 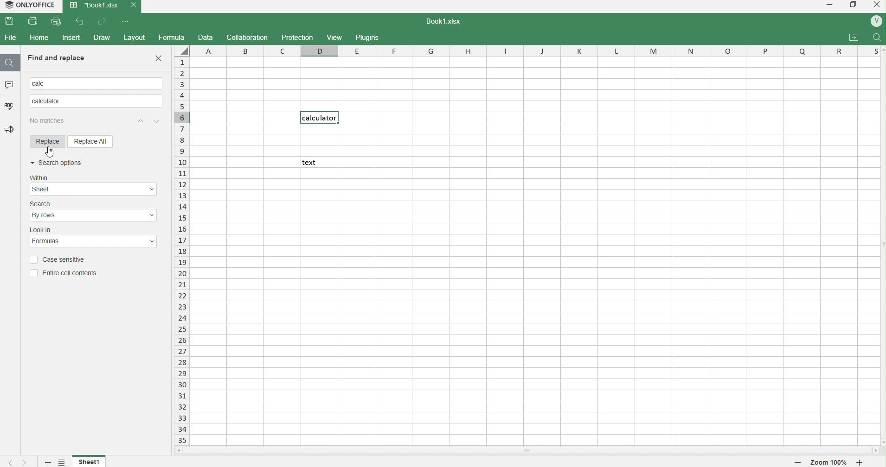 What do you see at coordinates (95, 102) in the screenshot?
I see `replacing Text Calculator` at bounding box center [95, 102].